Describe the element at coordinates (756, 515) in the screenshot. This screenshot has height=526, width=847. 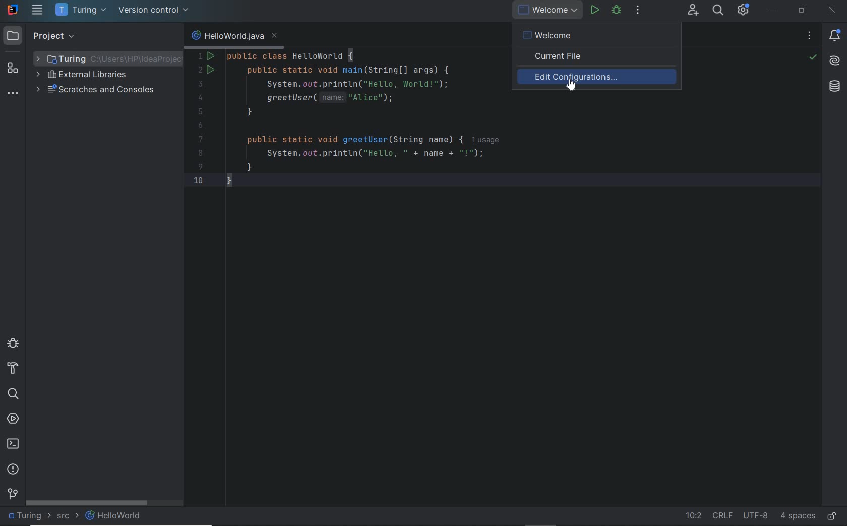
I see `file encoding` at that location.